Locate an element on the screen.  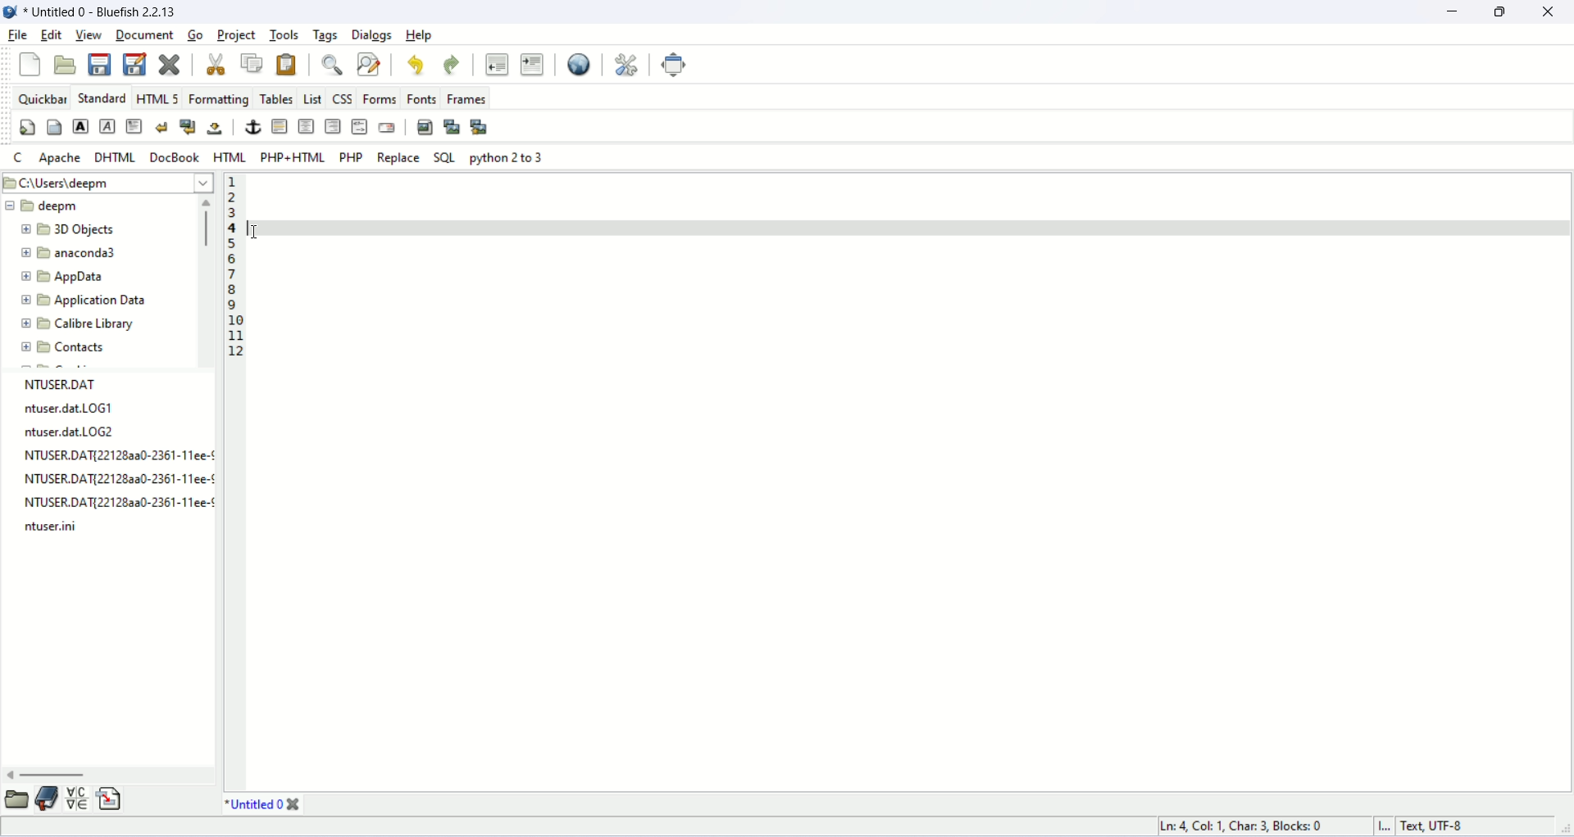
html comment is located at coordinates (360, 124).